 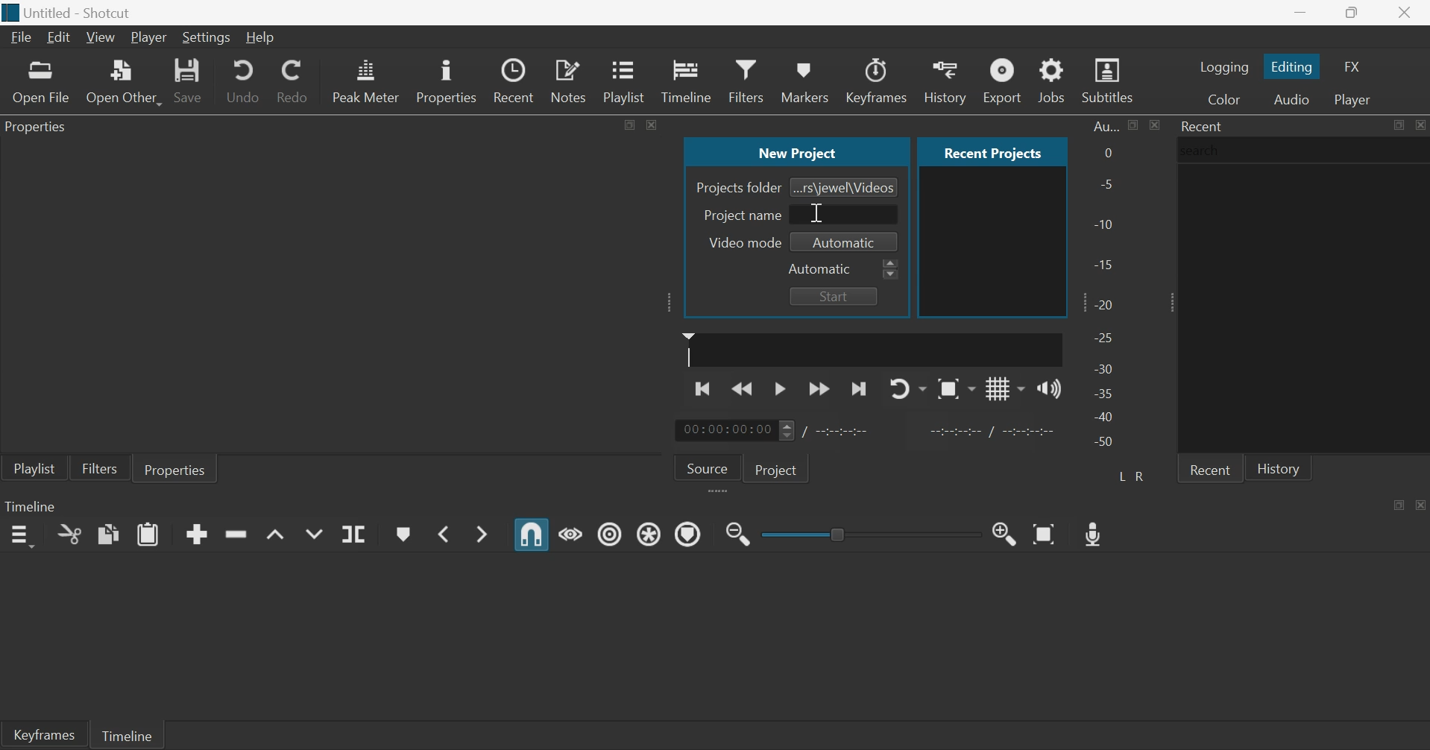 I want to click on Expand, so click(x=1168, y=302).